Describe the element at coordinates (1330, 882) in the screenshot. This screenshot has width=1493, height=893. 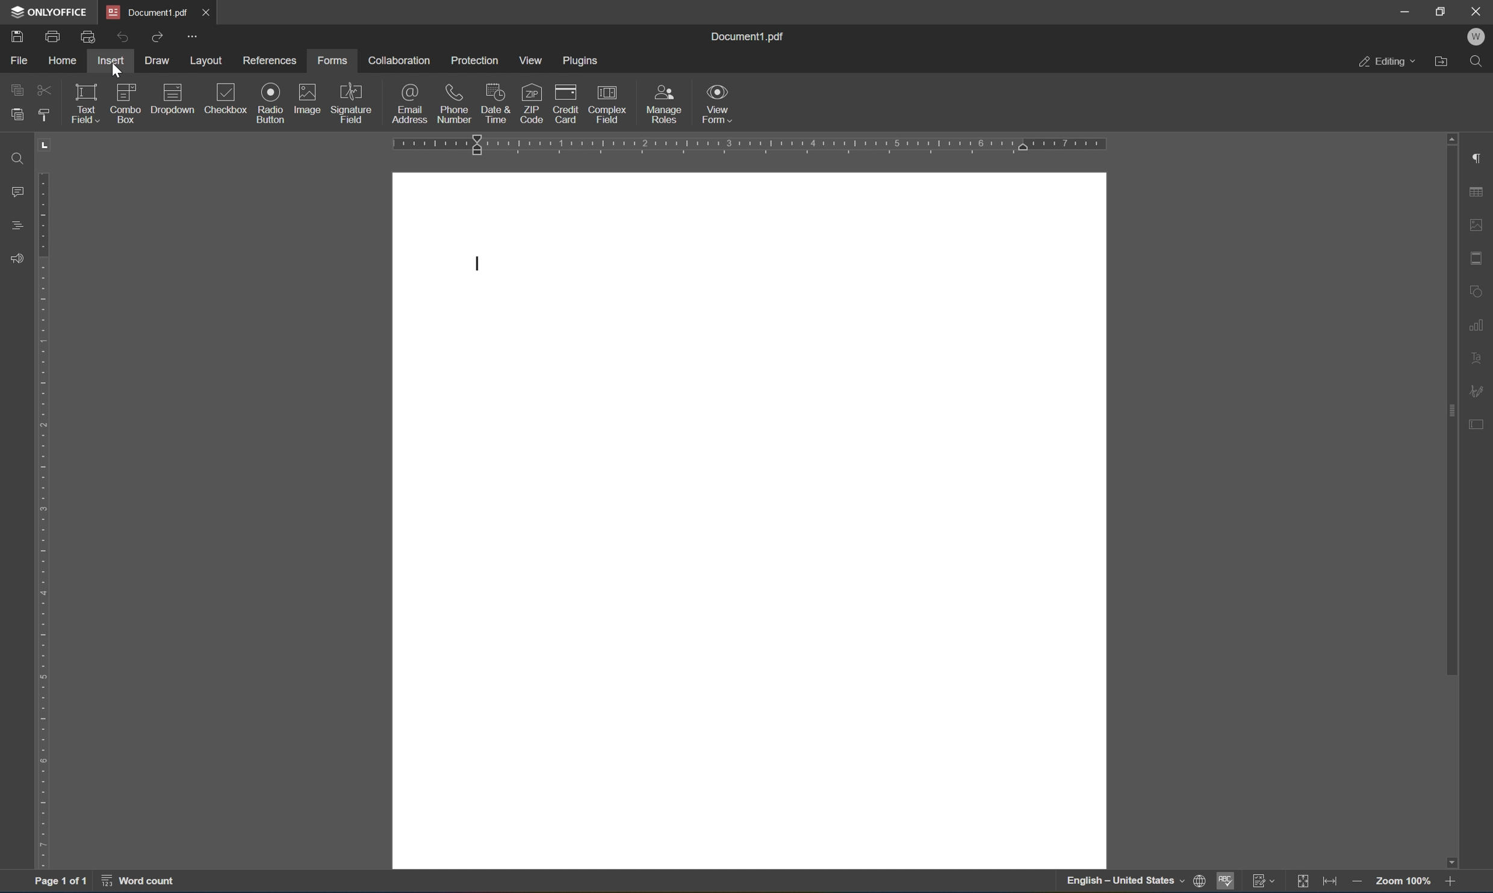
I see `fit to width` at that location.